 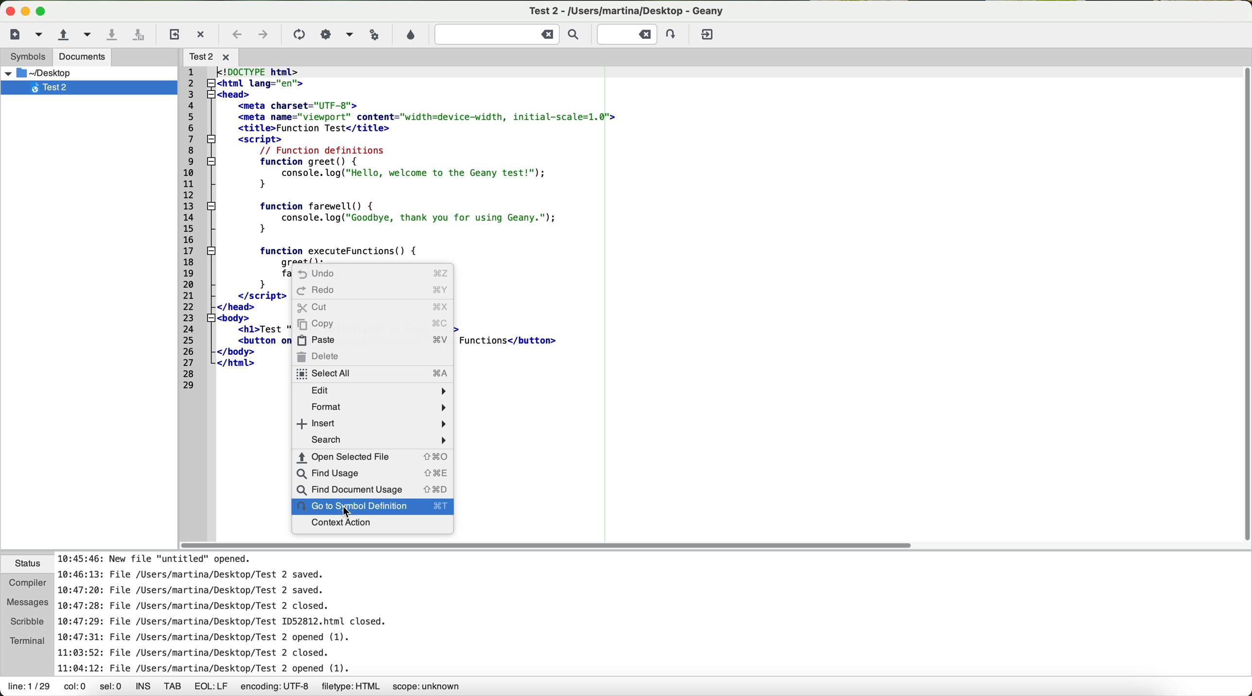 I want to click on close program, so click(x=8, y=9).